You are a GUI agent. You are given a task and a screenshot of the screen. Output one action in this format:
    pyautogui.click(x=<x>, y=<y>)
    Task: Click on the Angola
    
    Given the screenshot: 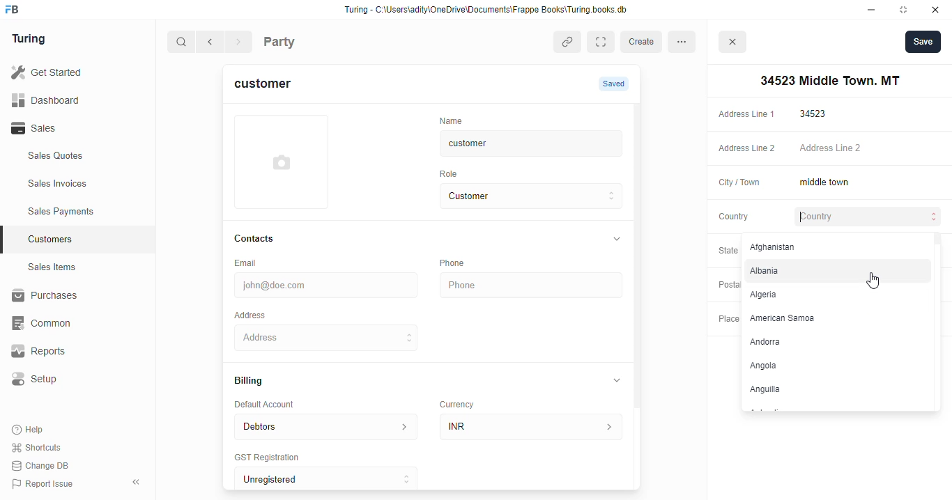 What is the action you would take?
    pyautogui.click(x=831, y=365)
    